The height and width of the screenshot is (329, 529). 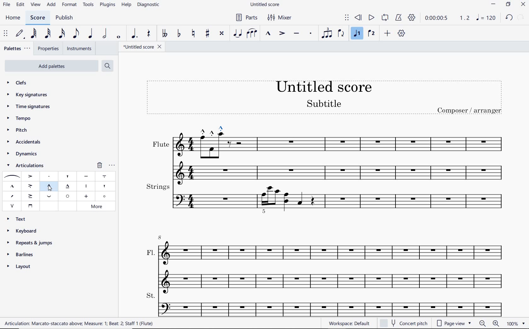 I want to click on MARCATO ABOVE, so click(x=12, y=187).